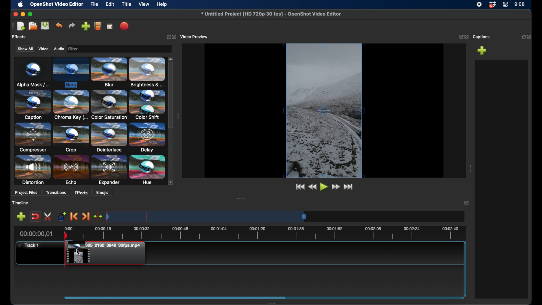 This screenshot has width=542, height=305. I want to click on color saturation, so click(109, 105).